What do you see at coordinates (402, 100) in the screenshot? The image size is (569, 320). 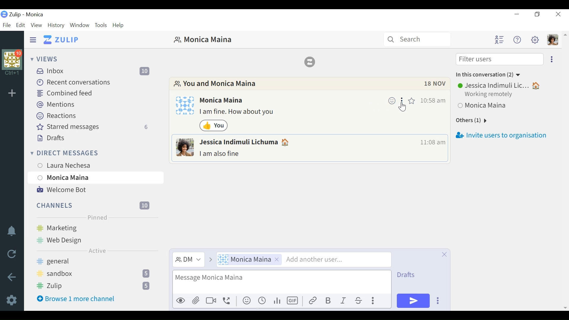 I see `Ellipsis` at bounding box center [402, 100].